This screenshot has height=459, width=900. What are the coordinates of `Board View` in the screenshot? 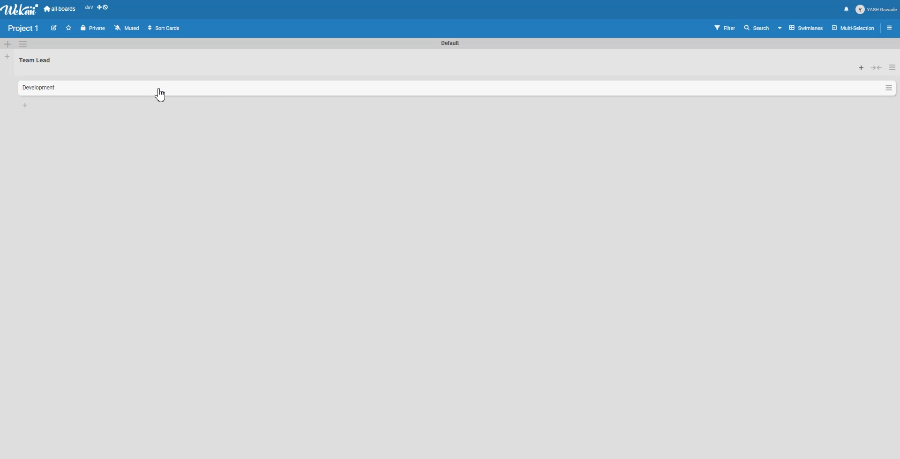 It's located at (801, 28).